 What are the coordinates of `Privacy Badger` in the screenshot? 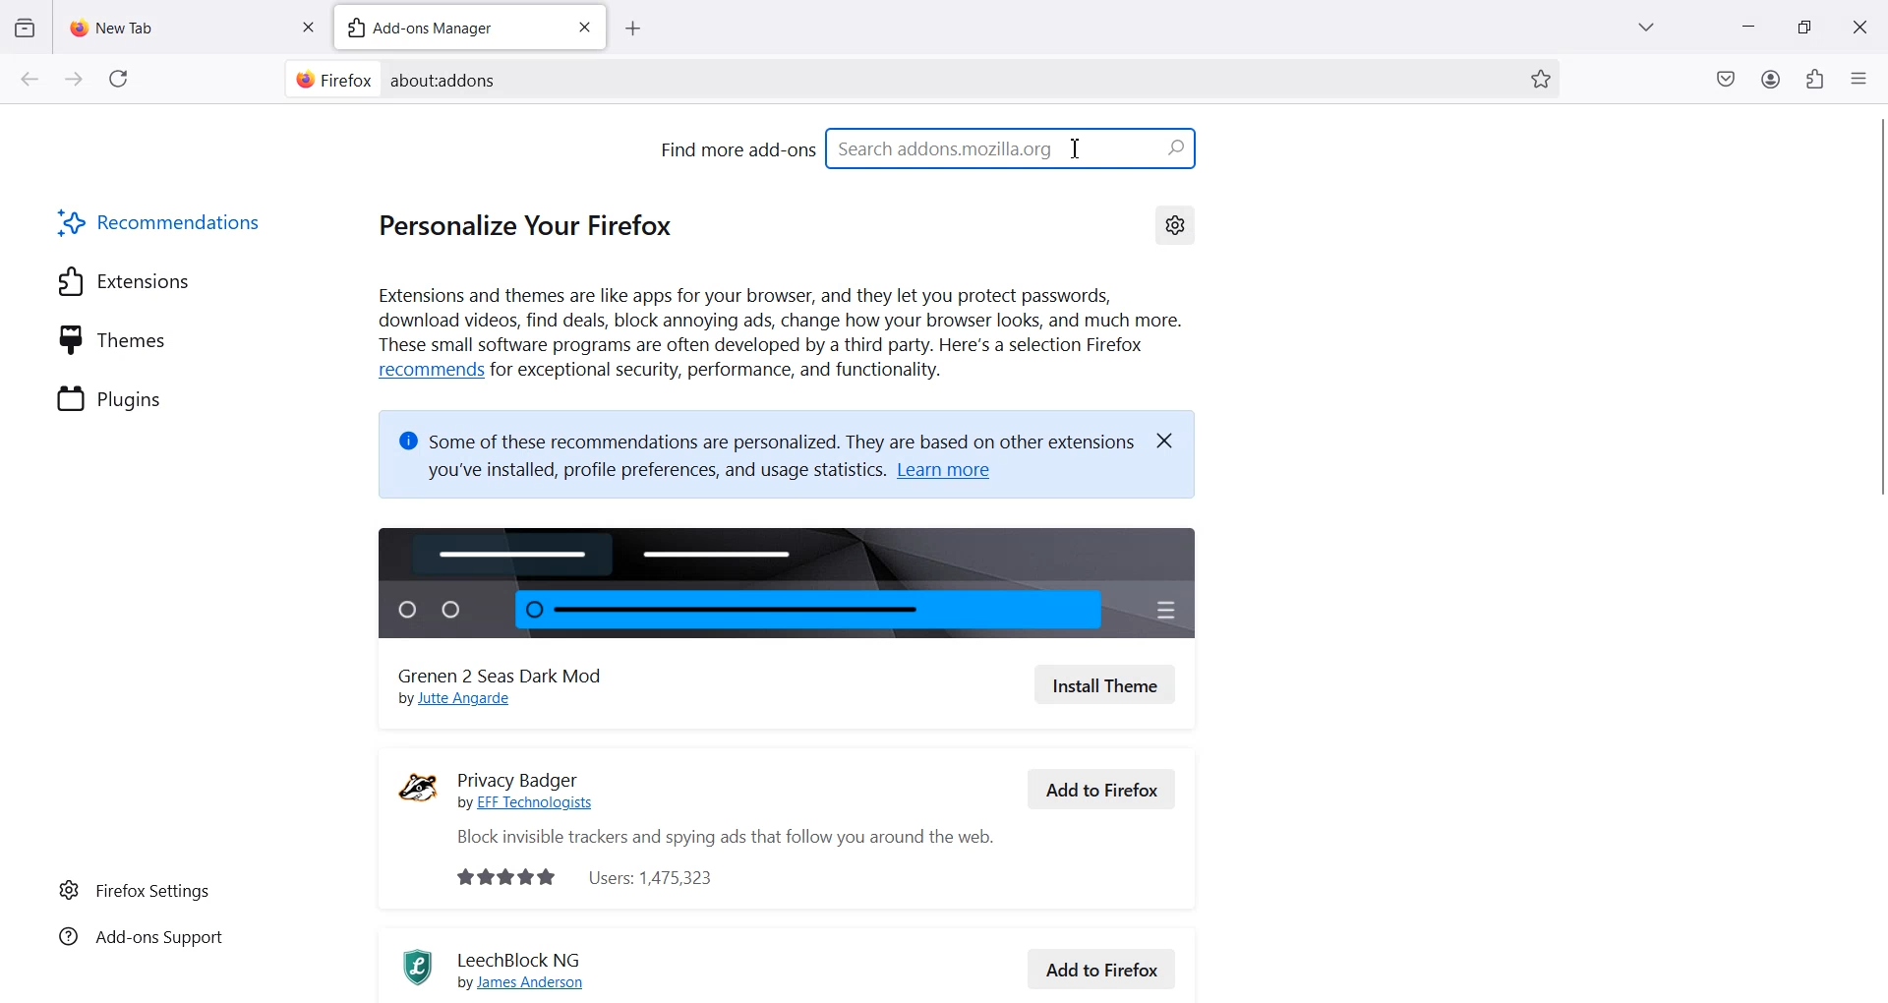 It's located at (541, 771).